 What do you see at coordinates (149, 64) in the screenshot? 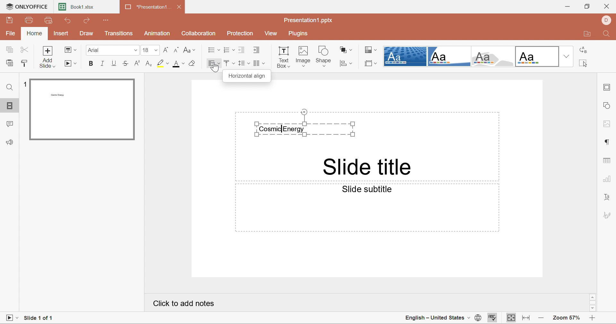
I see `Subscript` at bounding box center [149, 64].